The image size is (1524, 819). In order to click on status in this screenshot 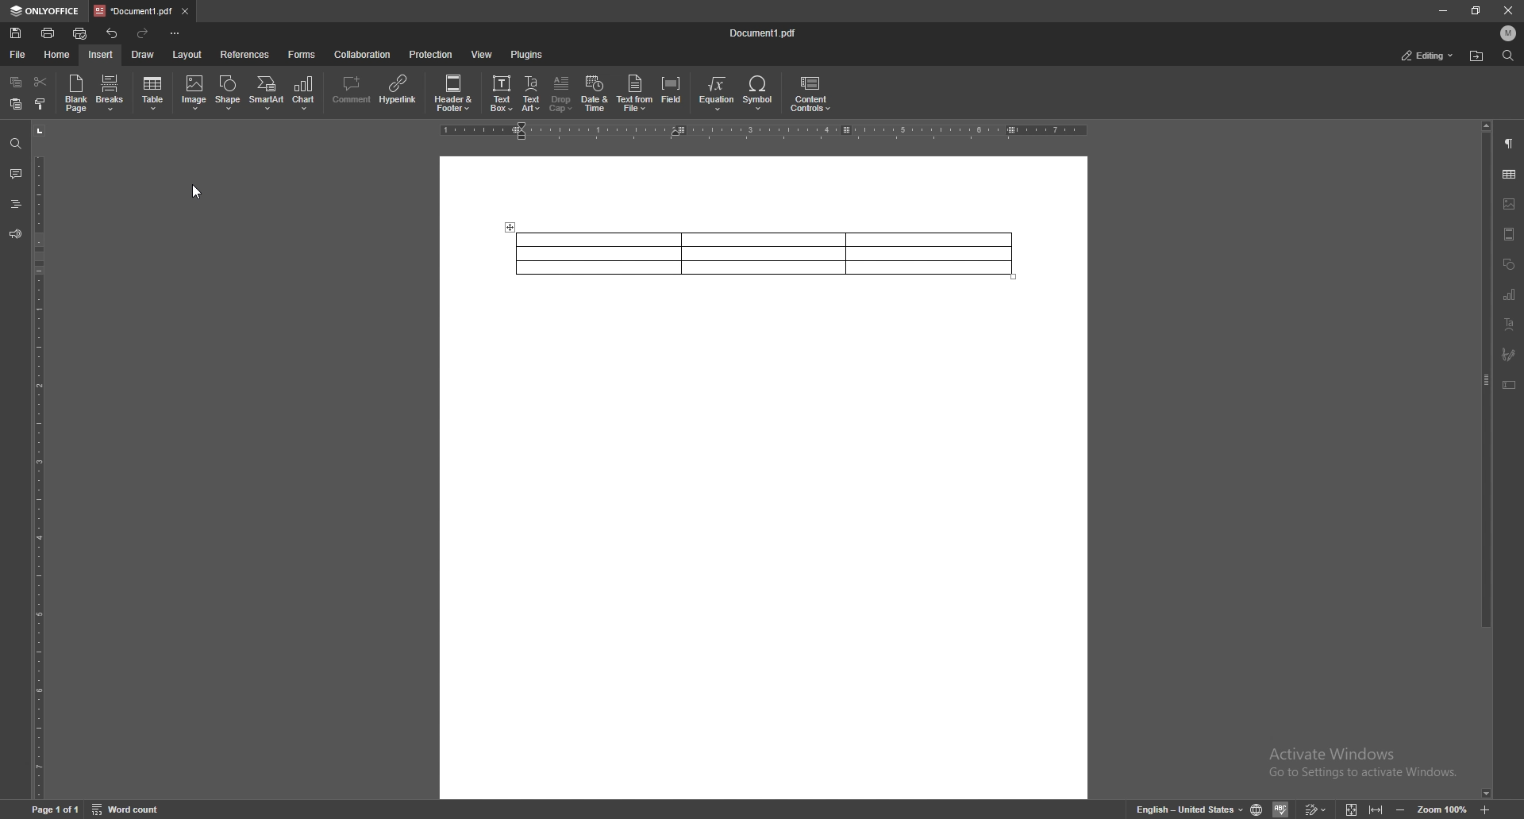, I will do `click(1429, 56)`.